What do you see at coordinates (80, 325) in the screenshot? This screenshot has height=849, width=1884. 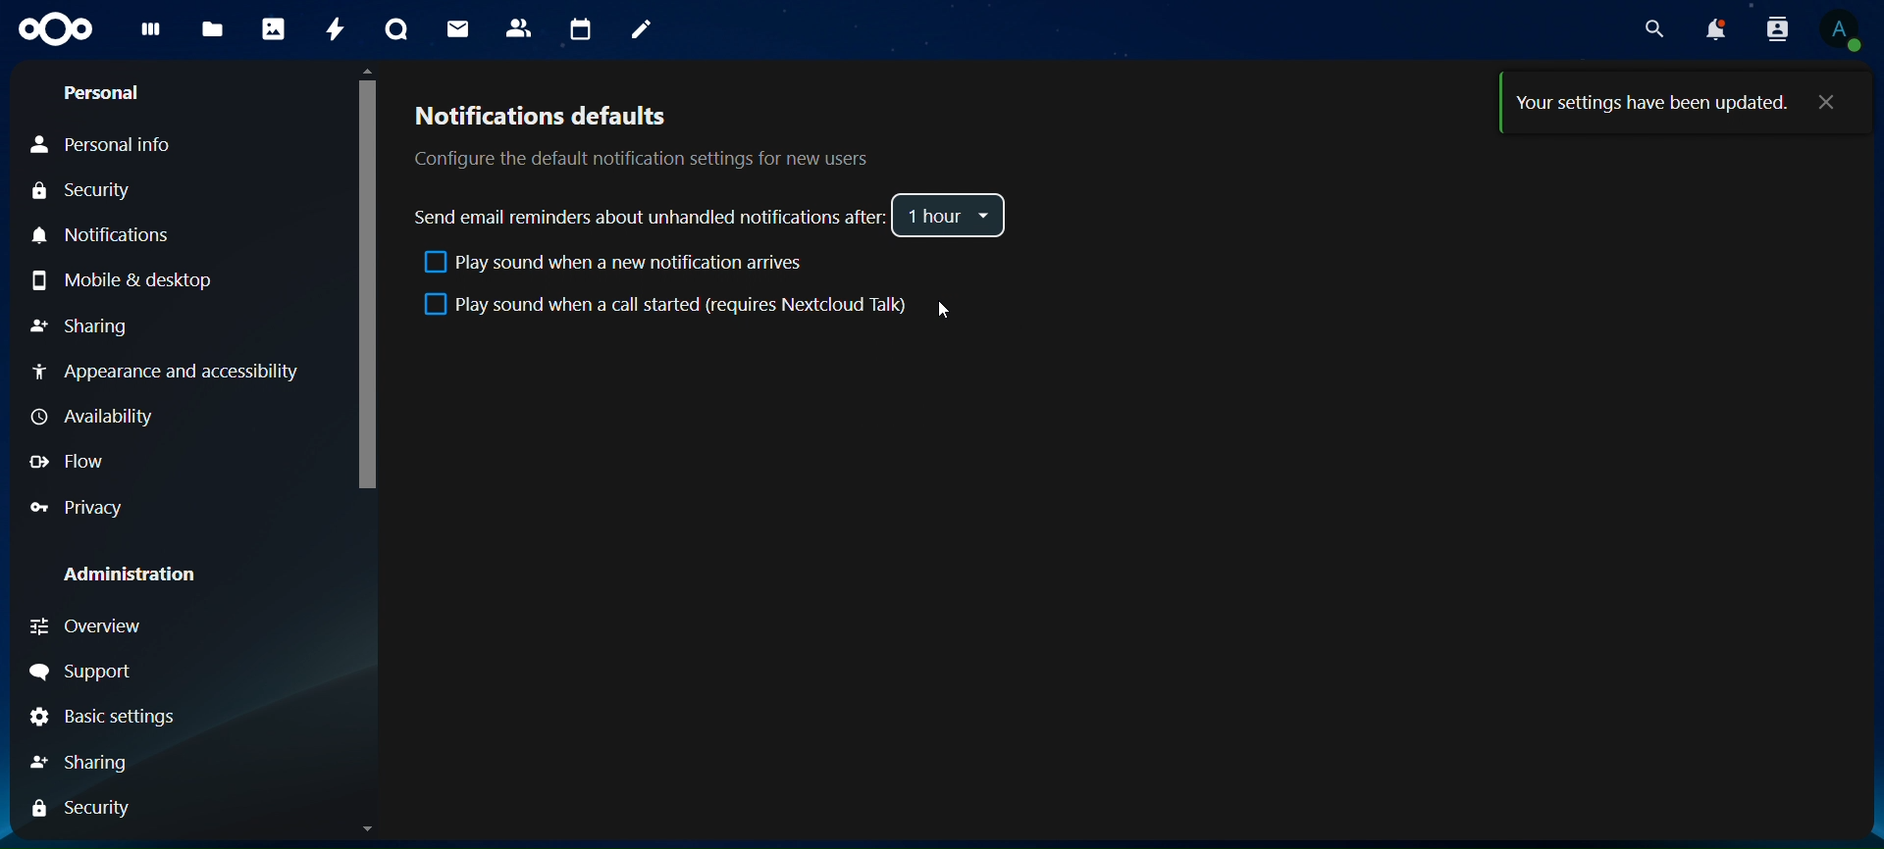 I see `Sharing ` at bounding box center [80, 325].